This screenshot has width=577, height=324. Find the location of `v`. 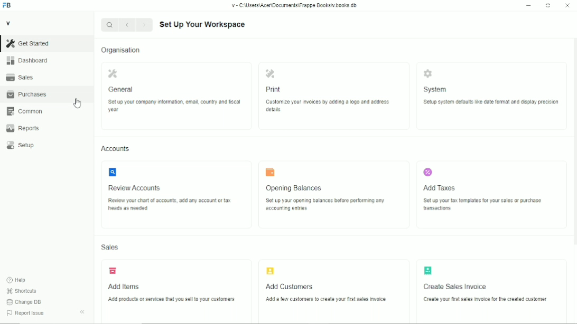

v is located at coordinates (11, 24).